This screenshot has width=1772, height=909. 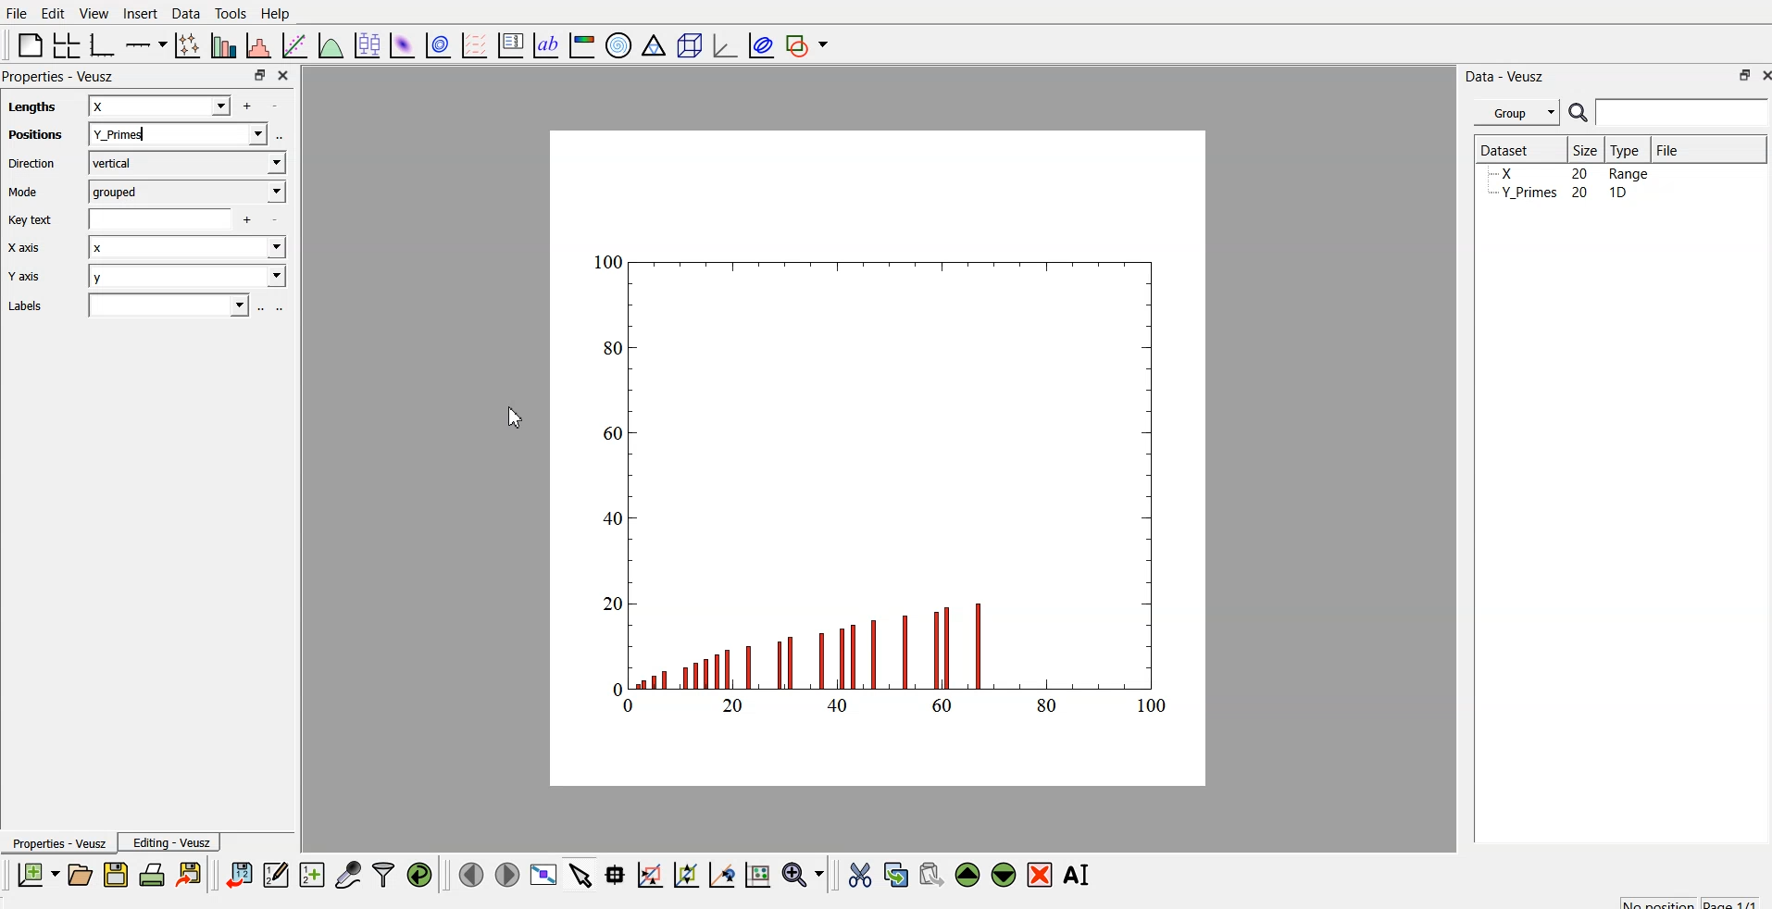 What do you see at coordinates (35, 875) in the screenshot?
I see `new document` at bounding box center [35, 875].